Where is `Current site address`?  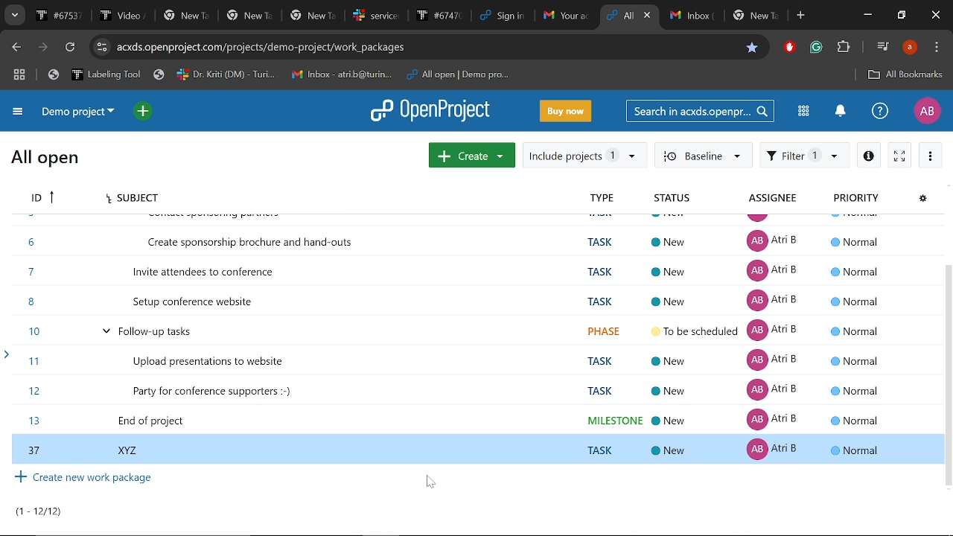 Current site address is located at coordinates (427, 46).